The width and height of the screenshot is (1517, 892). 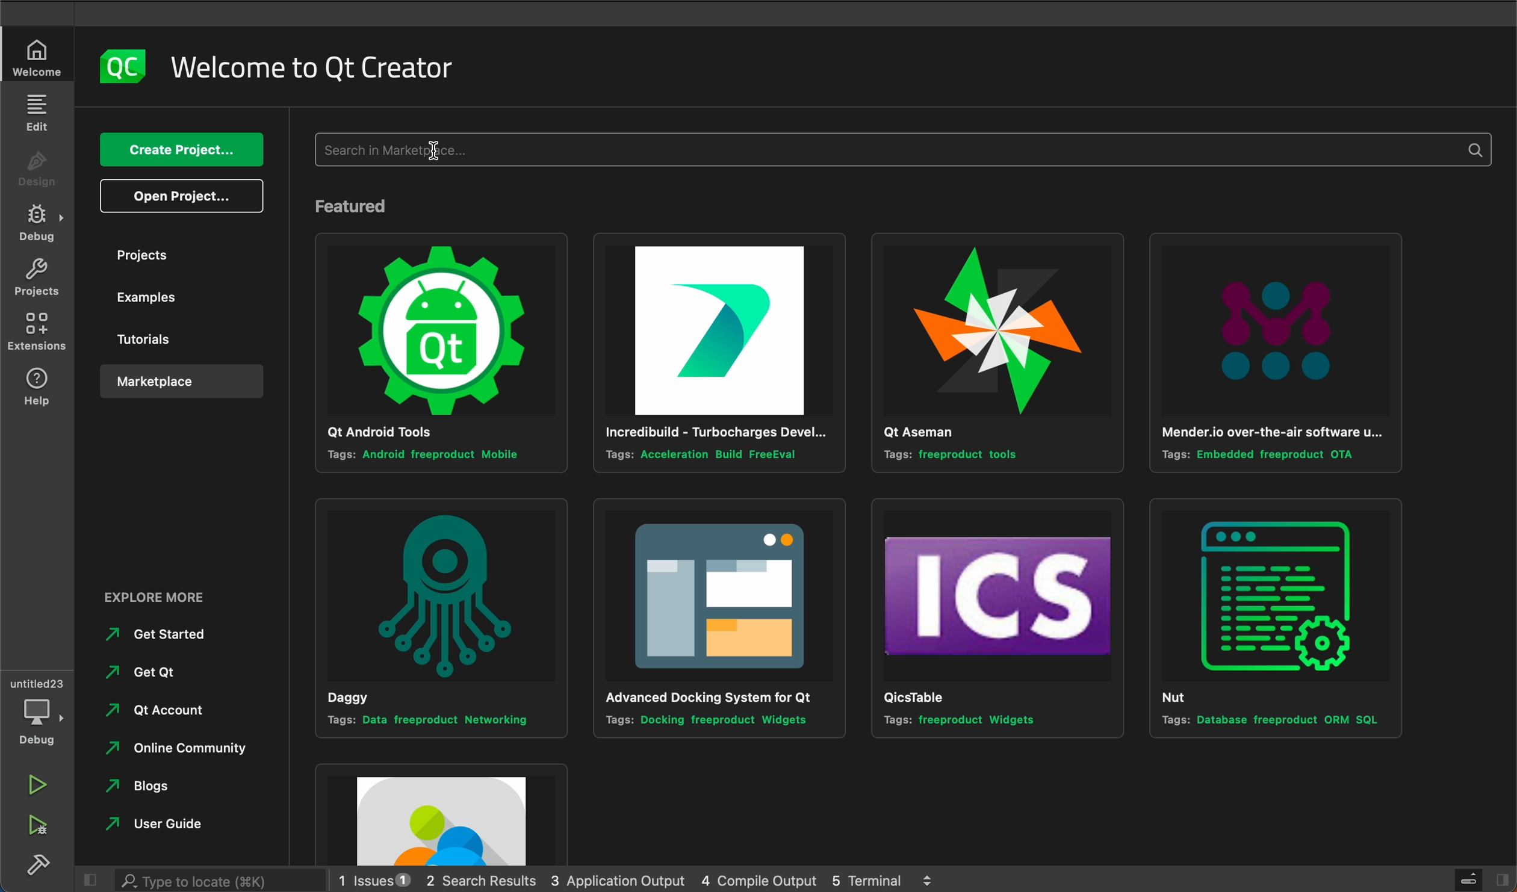 What do you see at coordinates (178, 381) in the screenshot?
I see `marketplace` at bounding box center [178, 381].